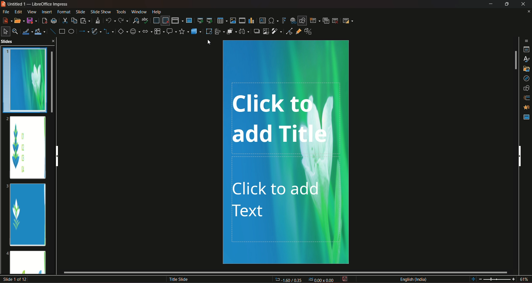  I want to click on master slide, so click(190, 20).